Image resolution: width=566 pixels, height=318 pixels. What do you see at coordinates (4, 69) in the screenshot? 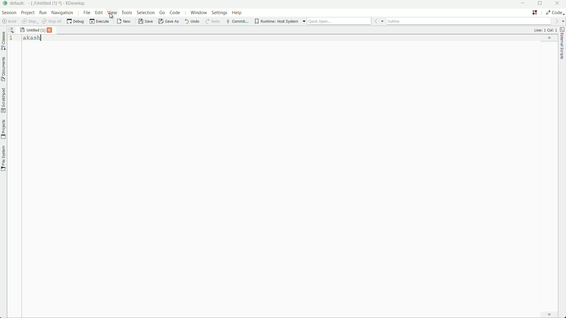
I see `document` at bounding box center [4, 69].